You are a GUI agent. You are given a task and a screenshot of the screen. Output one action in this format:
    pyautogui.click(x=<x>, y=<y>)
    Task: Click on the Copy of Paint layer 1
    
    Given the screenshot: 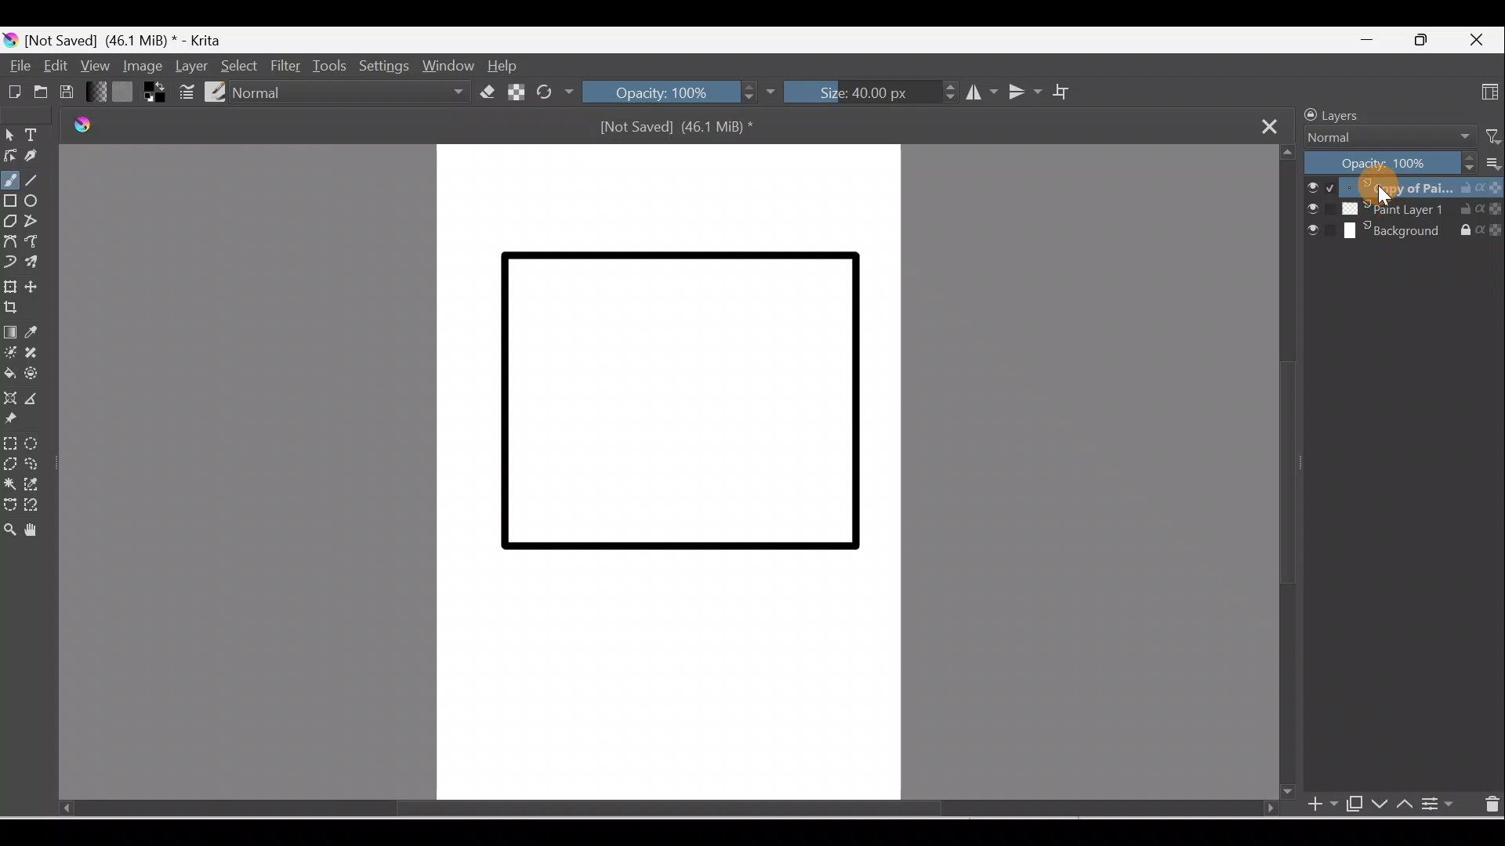 What is the action you would take?
    pyautogui.click(x=1407, y=189)
    